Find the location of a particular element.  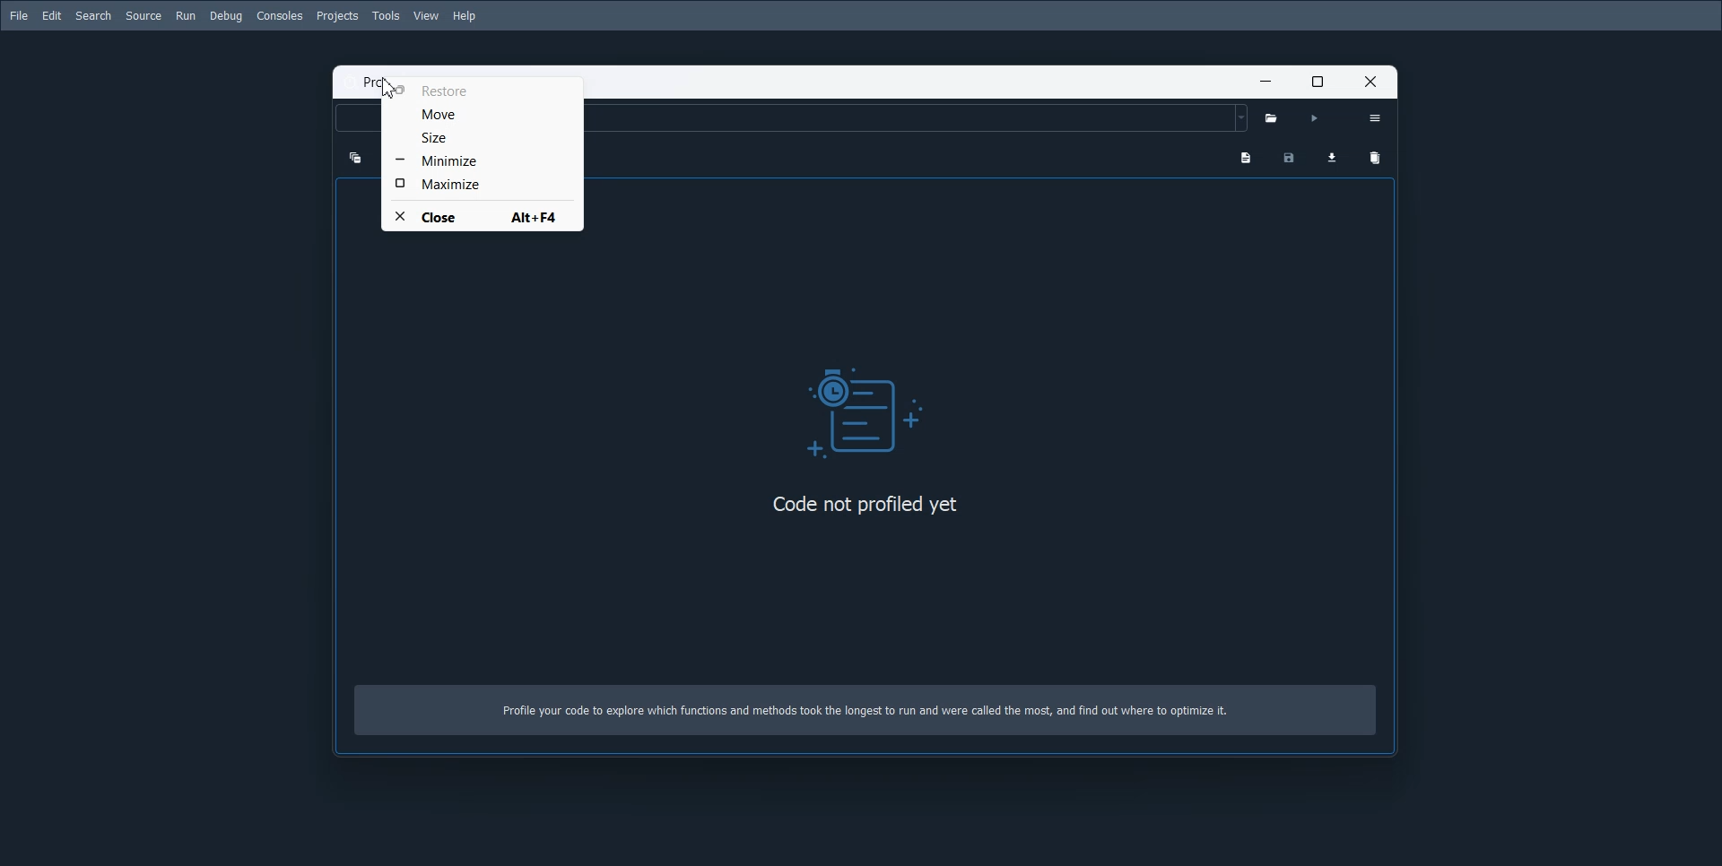

View is located at coordinates (427, 15).